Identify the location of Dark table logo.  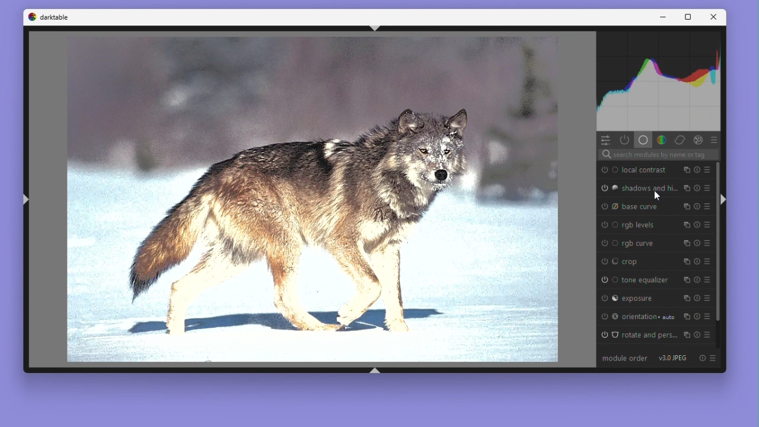
(30, 18).